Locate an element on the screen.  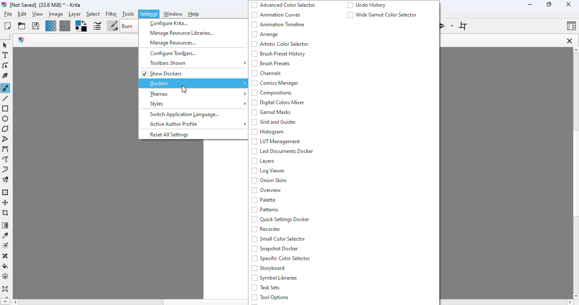
text tool is located at coordinates (5, 55).